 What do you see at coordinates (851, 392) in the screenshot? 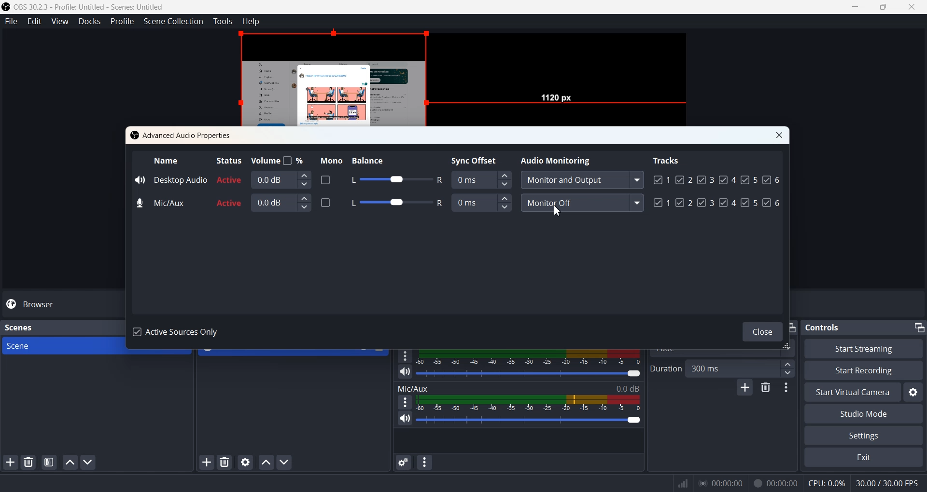
I see `Start Virtual Camera` at bounding box center [851, 392].